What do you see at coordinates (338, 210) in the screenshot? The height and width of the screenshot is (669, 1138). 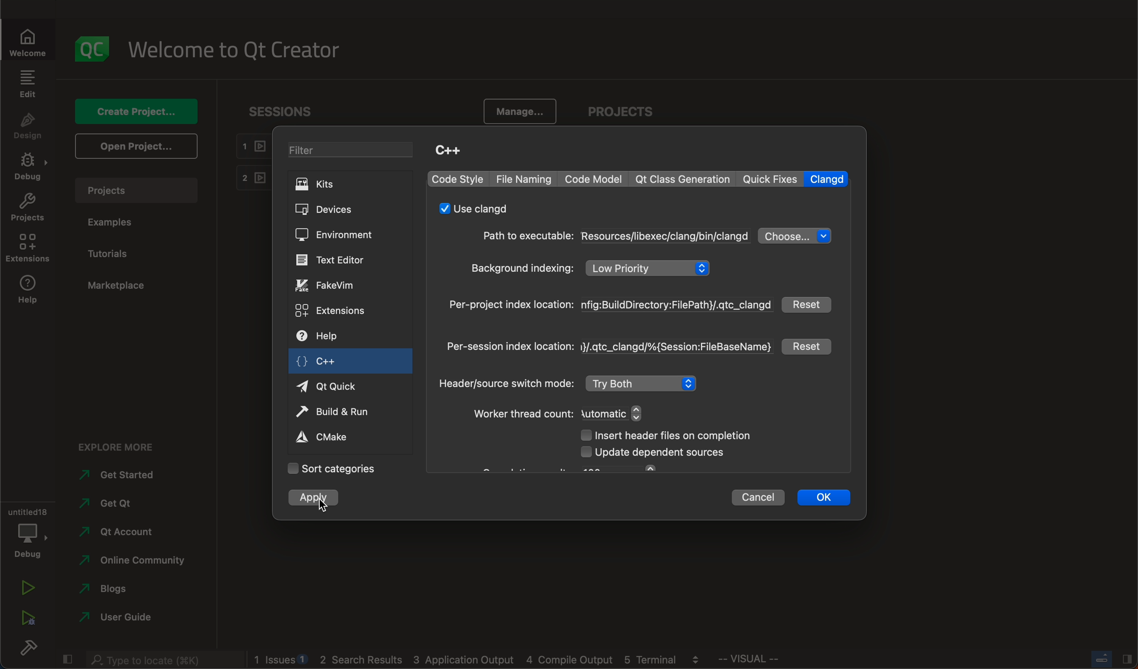 I see `DEVICES` at bounding box center [338, 210].